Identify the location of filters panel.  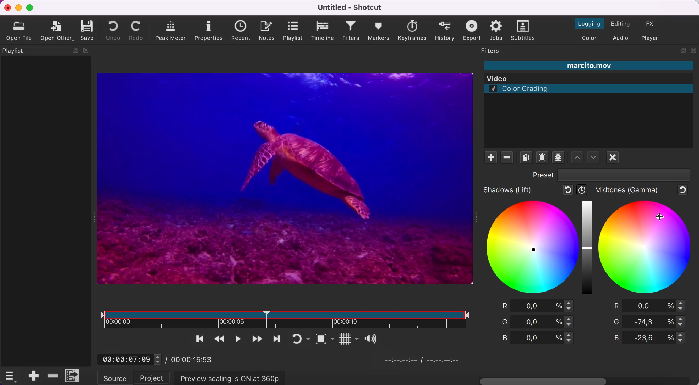
(495, 51).